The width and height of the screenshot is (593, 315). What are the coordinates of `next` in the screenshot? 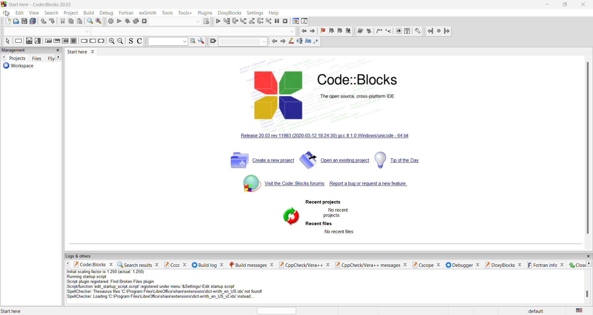 It's located at (282, 42).